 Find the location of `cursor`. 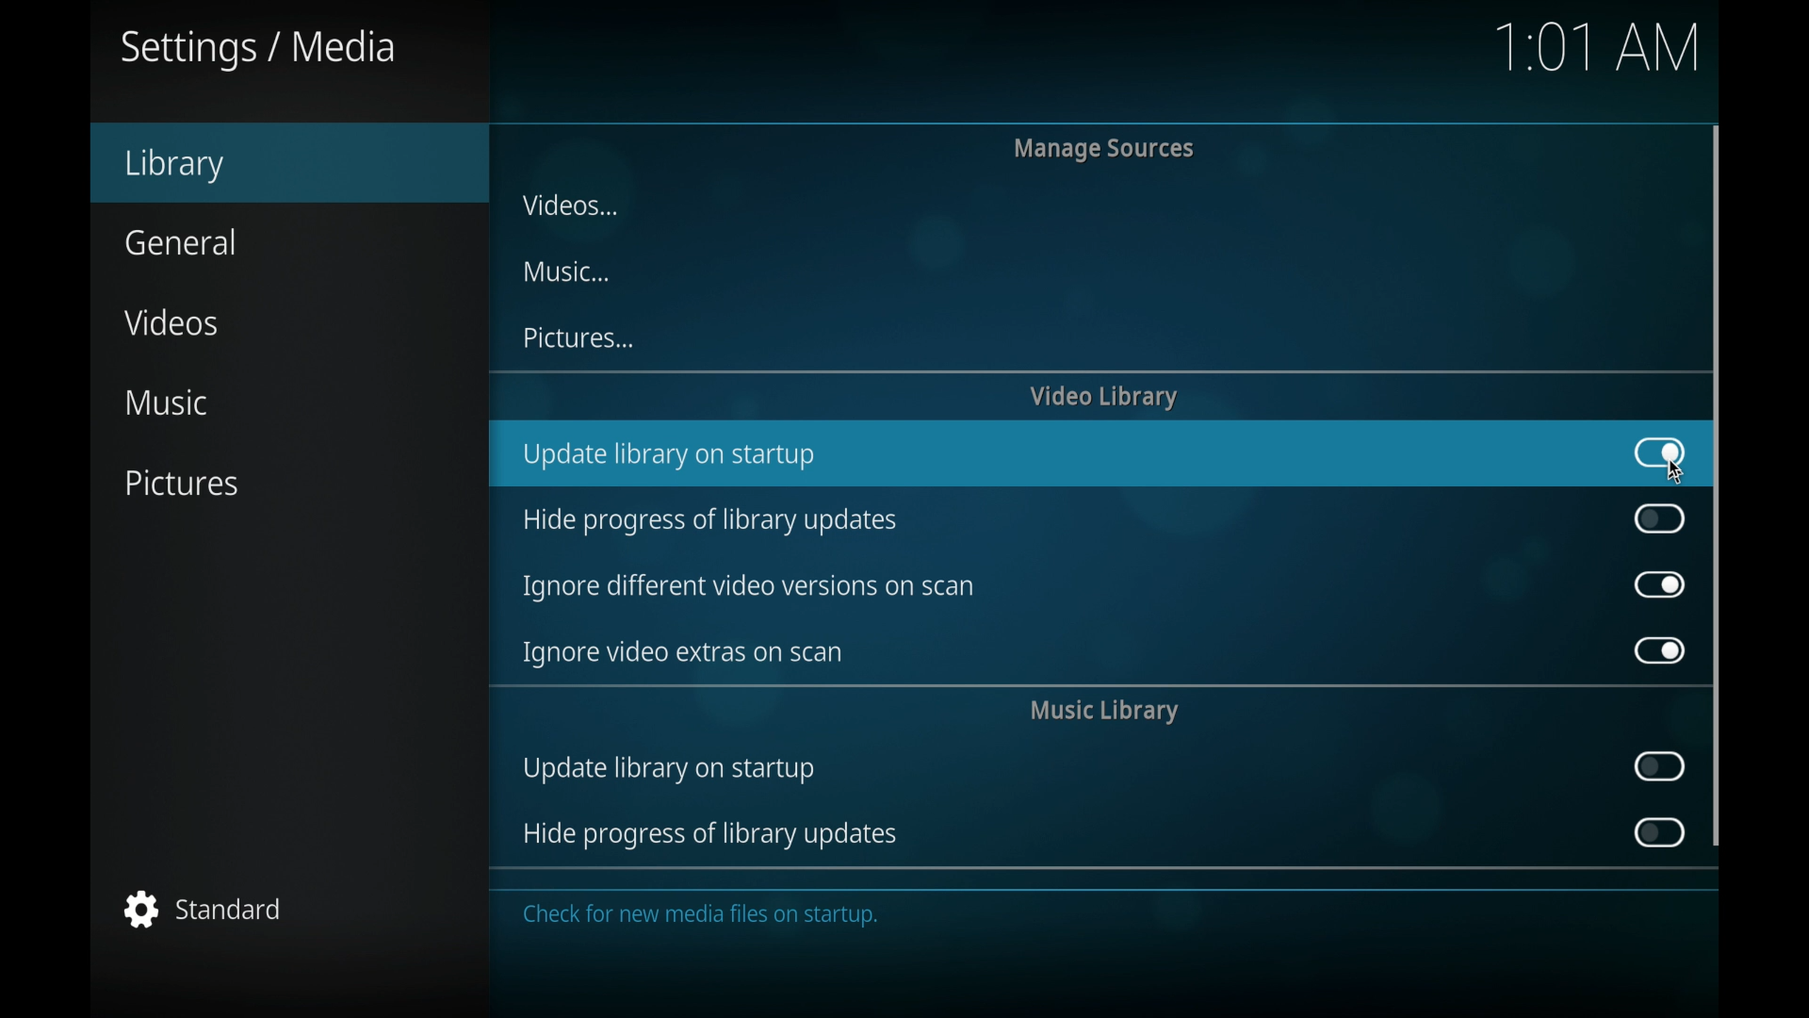

cursor is located at coordinates (1681, 475).